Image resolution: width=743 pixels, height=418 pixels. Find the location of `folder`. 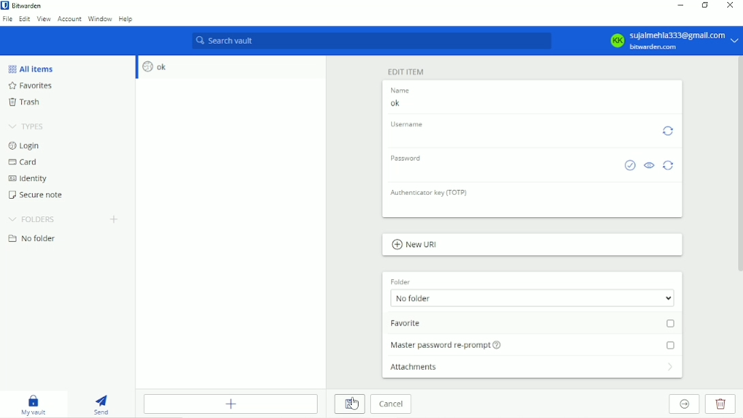

folder is located at coordinates (401, 282).